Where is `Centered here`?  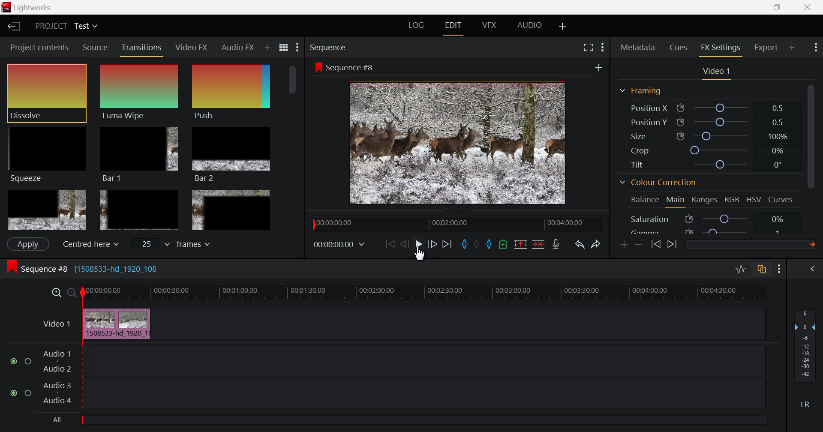
Centered here is located at coordinates (88, 244).